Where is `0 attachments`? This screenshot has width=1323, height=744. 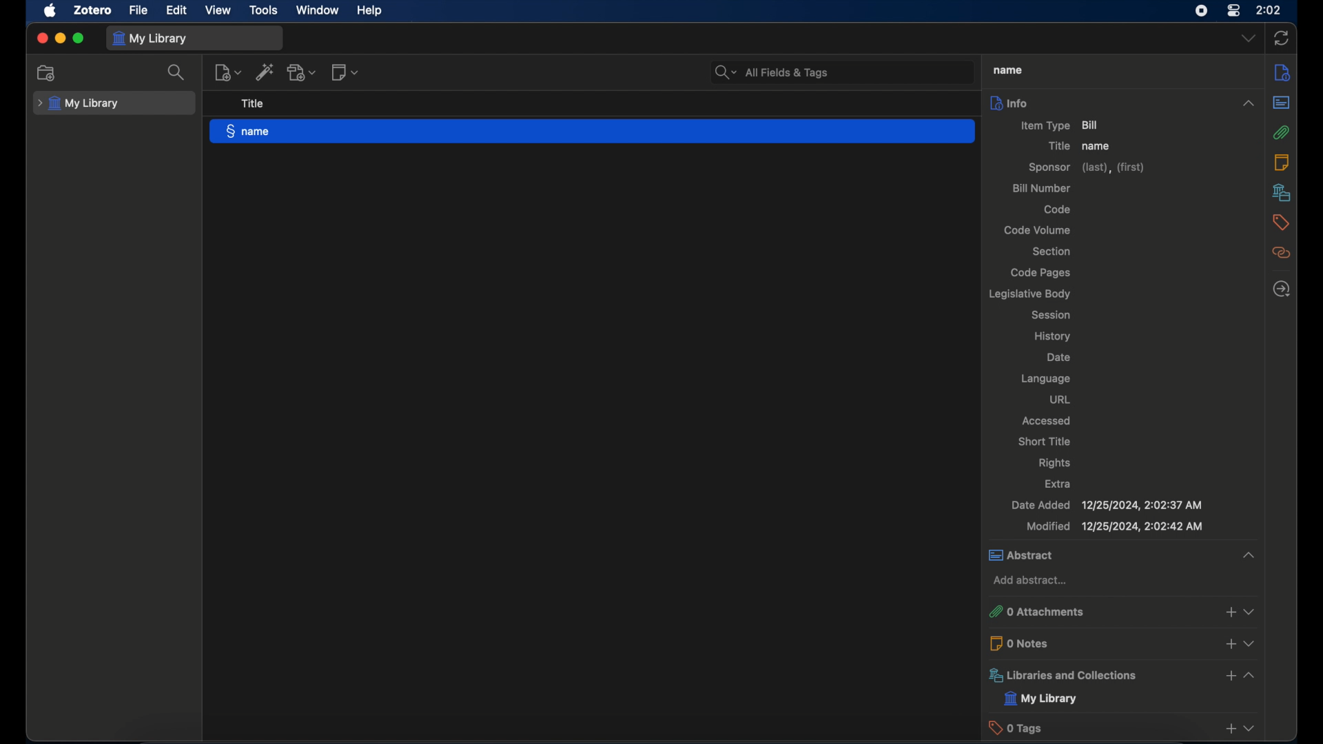 0 attachments is located at coordinates (1120, 612).